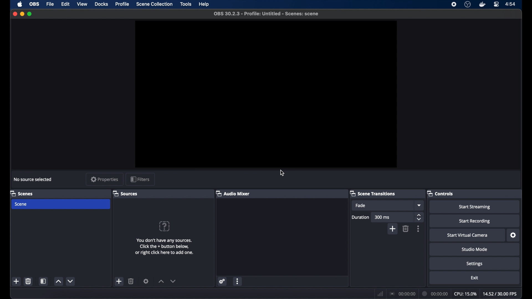 The width and height of the screenshot is (532, 299). Describe the element at coordinates (475, 279) in the screenshot. I see `exit` at that location.